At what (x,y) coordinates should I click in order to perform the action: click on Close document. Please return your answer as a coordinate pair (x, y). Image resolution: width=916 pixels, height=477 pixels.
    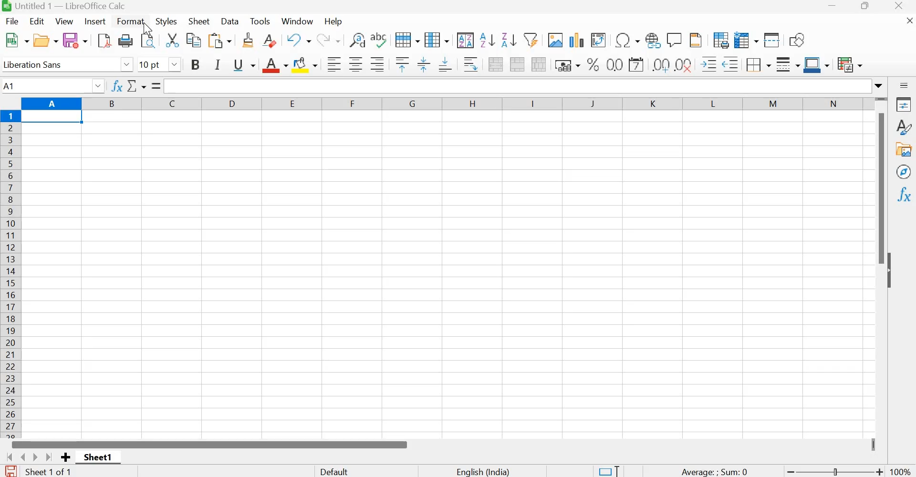
    Looking at the image, I should click on (905, 24).